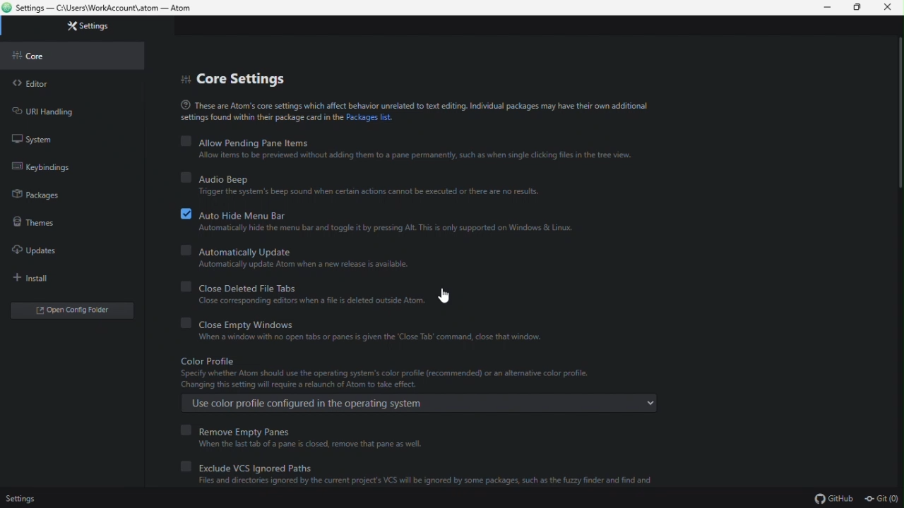  I want to click on Allow items to be previewed without adding them to a pane permanently, such as when single clicking files in the tree view., so click(413, 156).